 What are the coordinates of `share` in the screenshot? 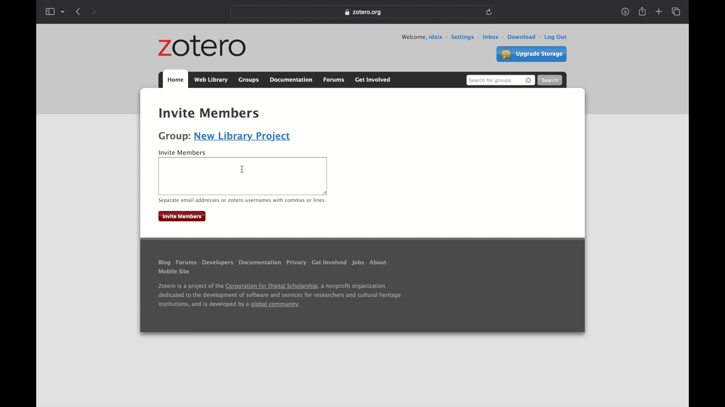 It's located at (642, 11).